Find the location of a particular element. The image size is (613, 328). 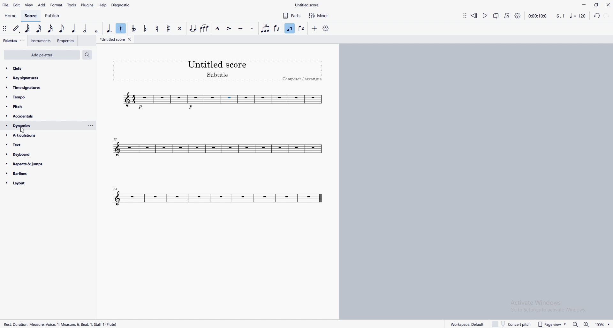

layout is located at coordinates (40, 183).